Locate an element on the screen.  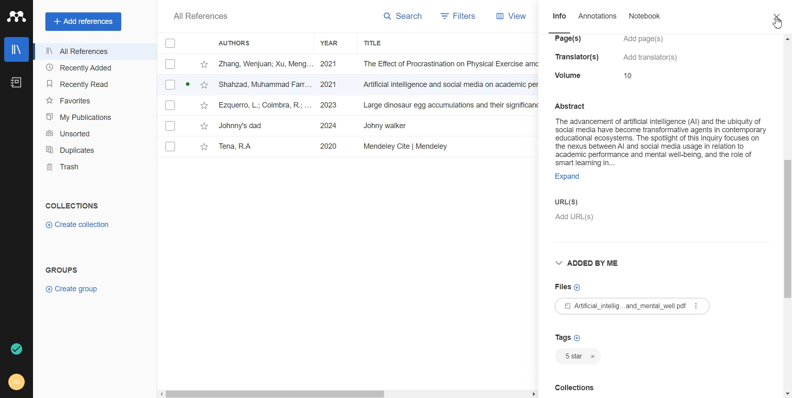
Cursor is located at coordinates (778, 22).